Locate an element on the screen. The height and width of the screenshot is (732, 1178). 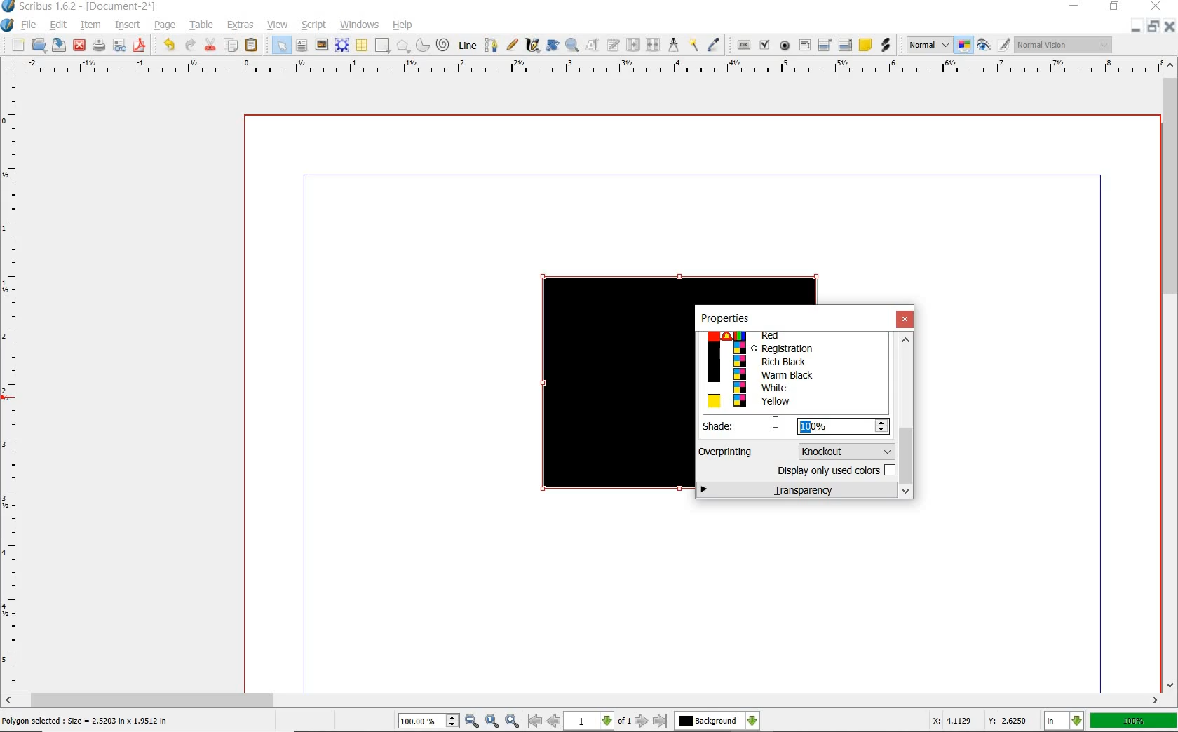
scrollbar is located at coordinates (907, 416).